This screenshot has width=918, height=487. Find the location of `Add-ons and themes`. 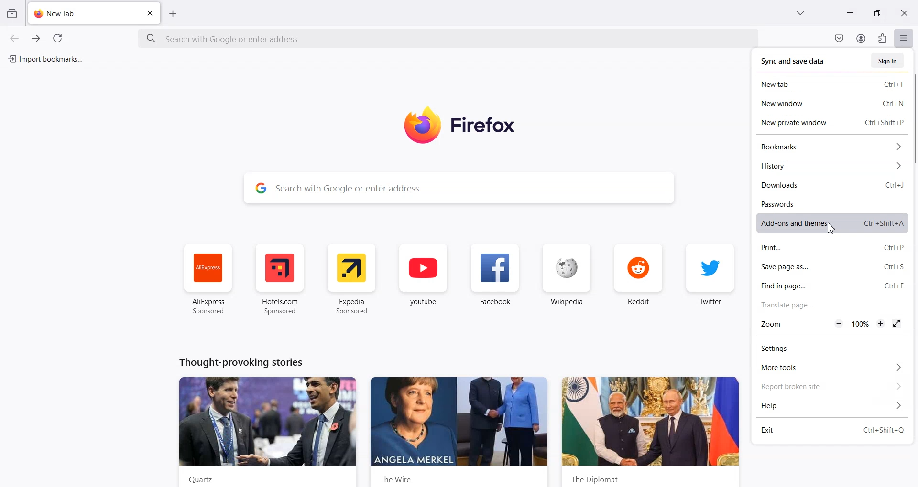

Add-ons and themes is located at coordinates (830, 222).